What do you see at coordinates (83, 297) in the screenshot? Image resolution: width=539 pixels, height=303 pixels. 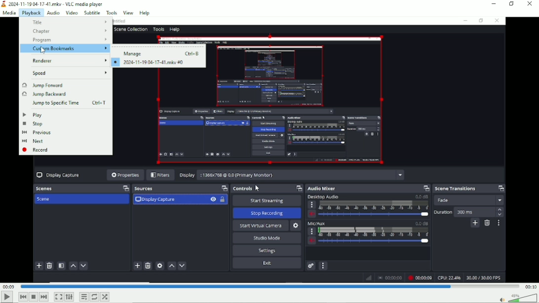 I see `Toggle playlist` at bounding box center [83, 297].